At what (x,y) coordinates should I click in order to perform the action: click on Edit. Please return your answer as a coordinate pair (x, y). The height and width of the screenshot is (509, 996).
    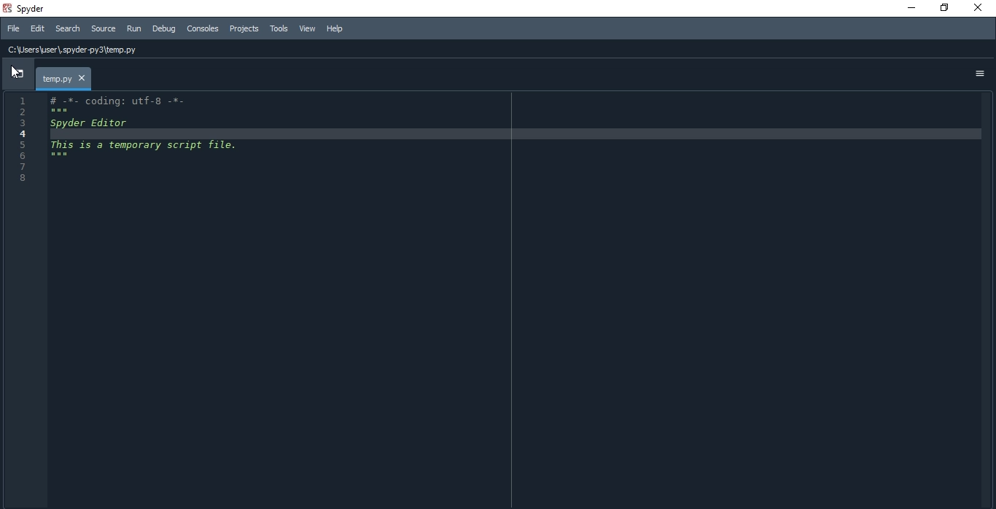
    Looking at the image, I should click on (39, 28).